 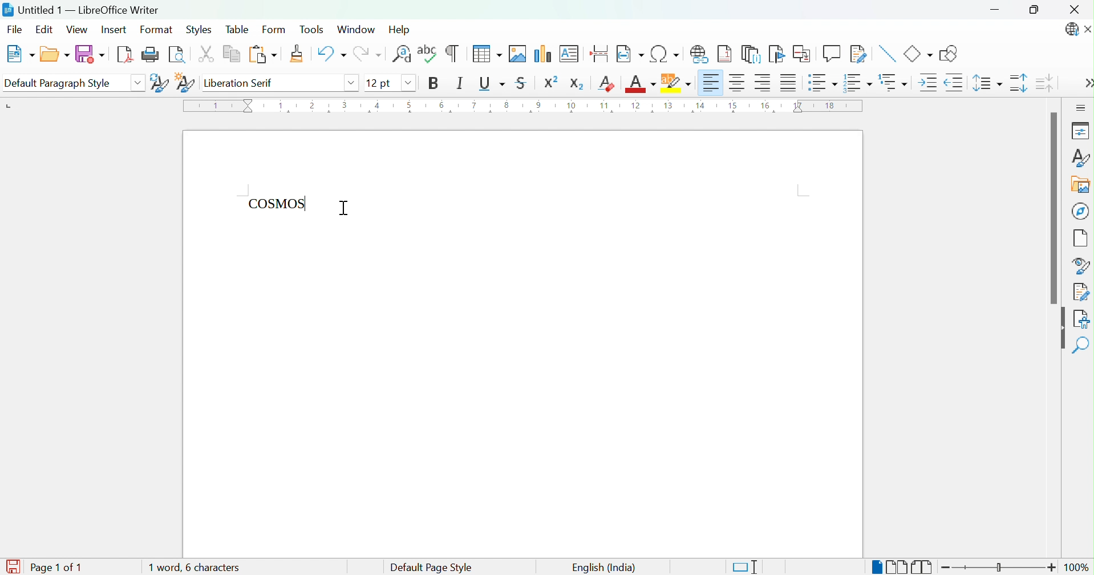 I want to click on Insert Endnote, so click(x=751, y=54).